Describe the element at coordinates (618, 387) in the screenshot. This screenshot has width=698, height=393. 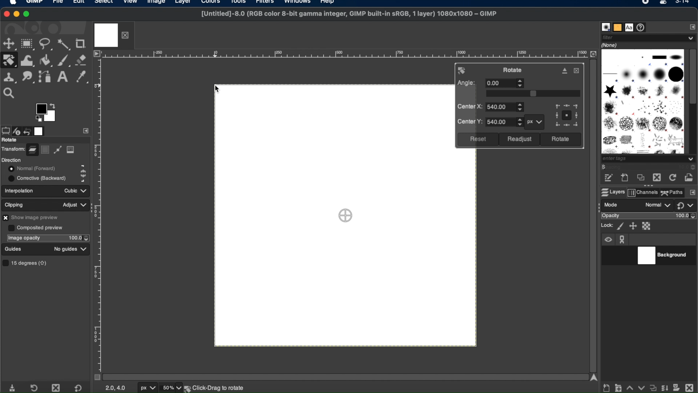
I see `create a new layer group` at that location.